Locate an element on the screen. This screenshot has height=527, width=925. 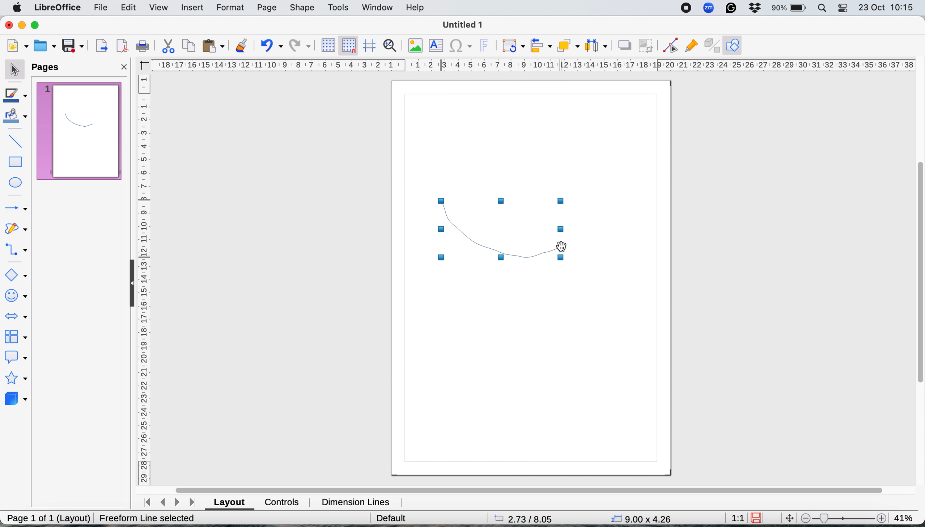
export is located at coordinates (101, 45).